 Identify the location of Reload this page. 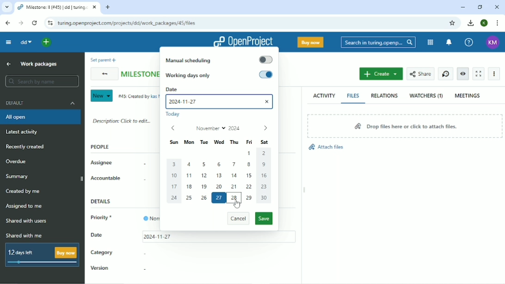
(34, 23).